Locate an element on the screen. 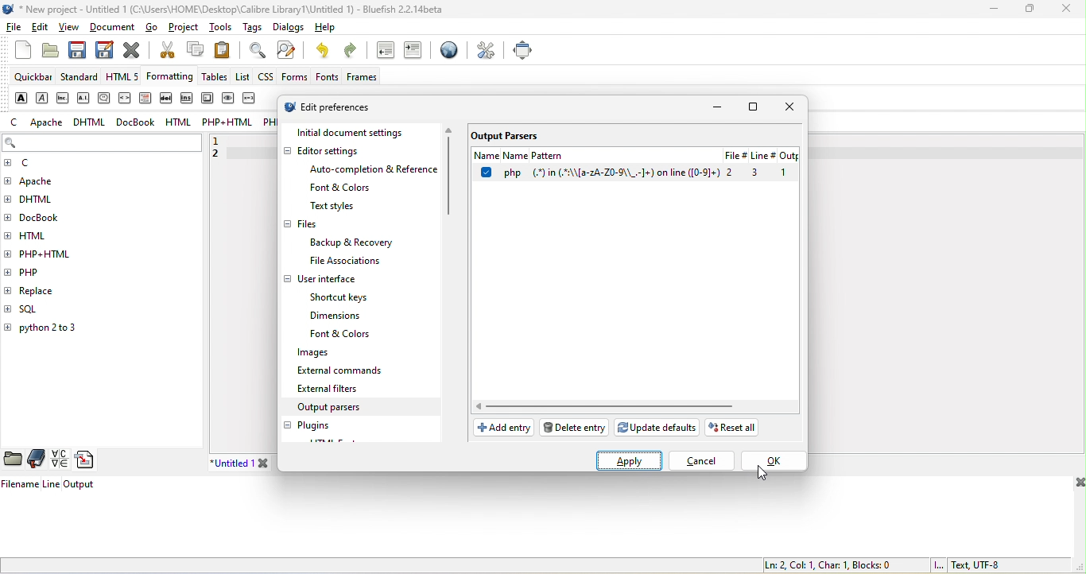 The width and height of the screenshot is (1086, 574). output parsers is located at coordinates (506, 134).